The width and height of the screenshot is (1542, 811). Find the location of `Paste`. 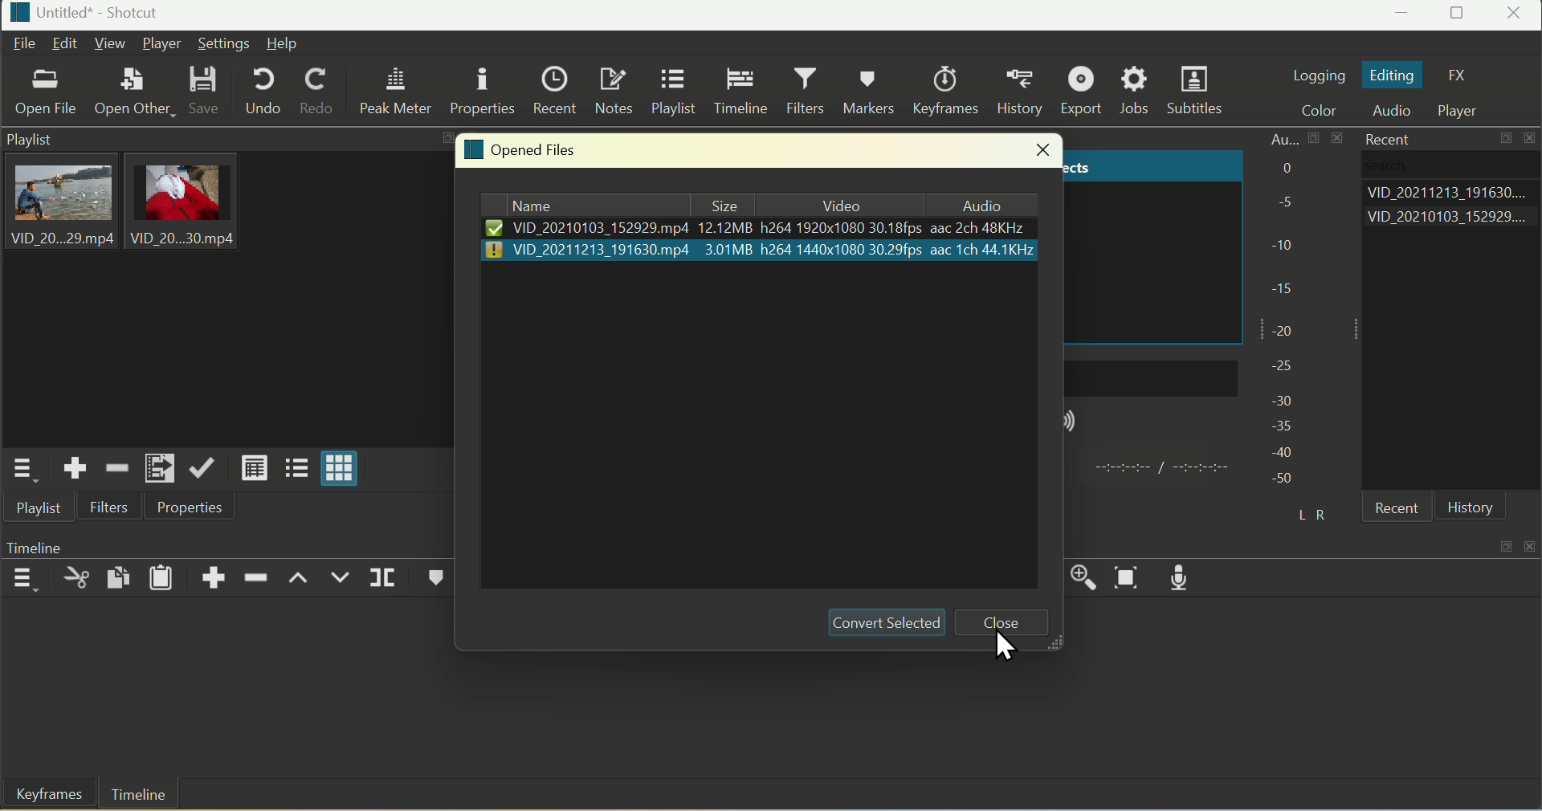

Paste is located at coordinates (162, 577).